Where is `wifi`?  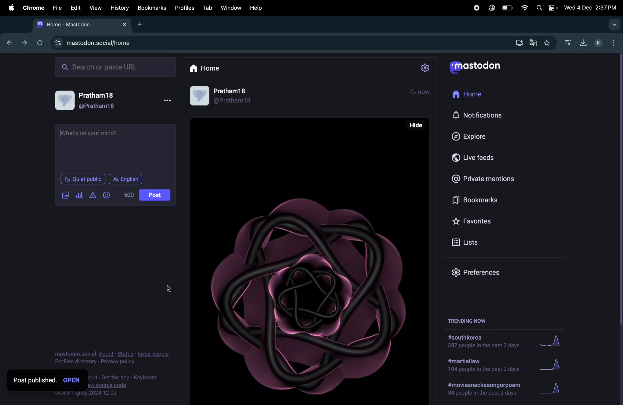
wifi is located at coordinates (524, 8).